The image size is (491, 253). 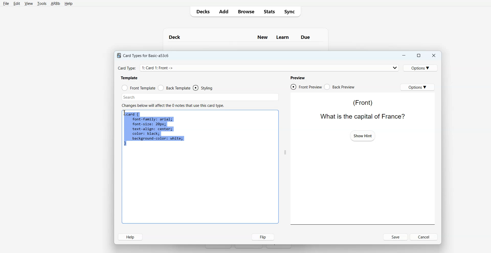 What do you see at coordinates (224, 11) in the screenshot?
I see `Add` at bounding box center [224, 11].